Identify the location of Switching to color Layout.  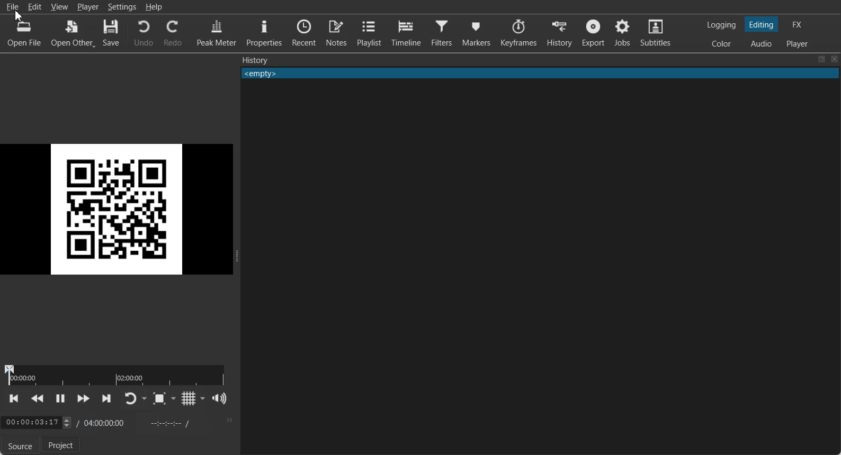
(721, 44).